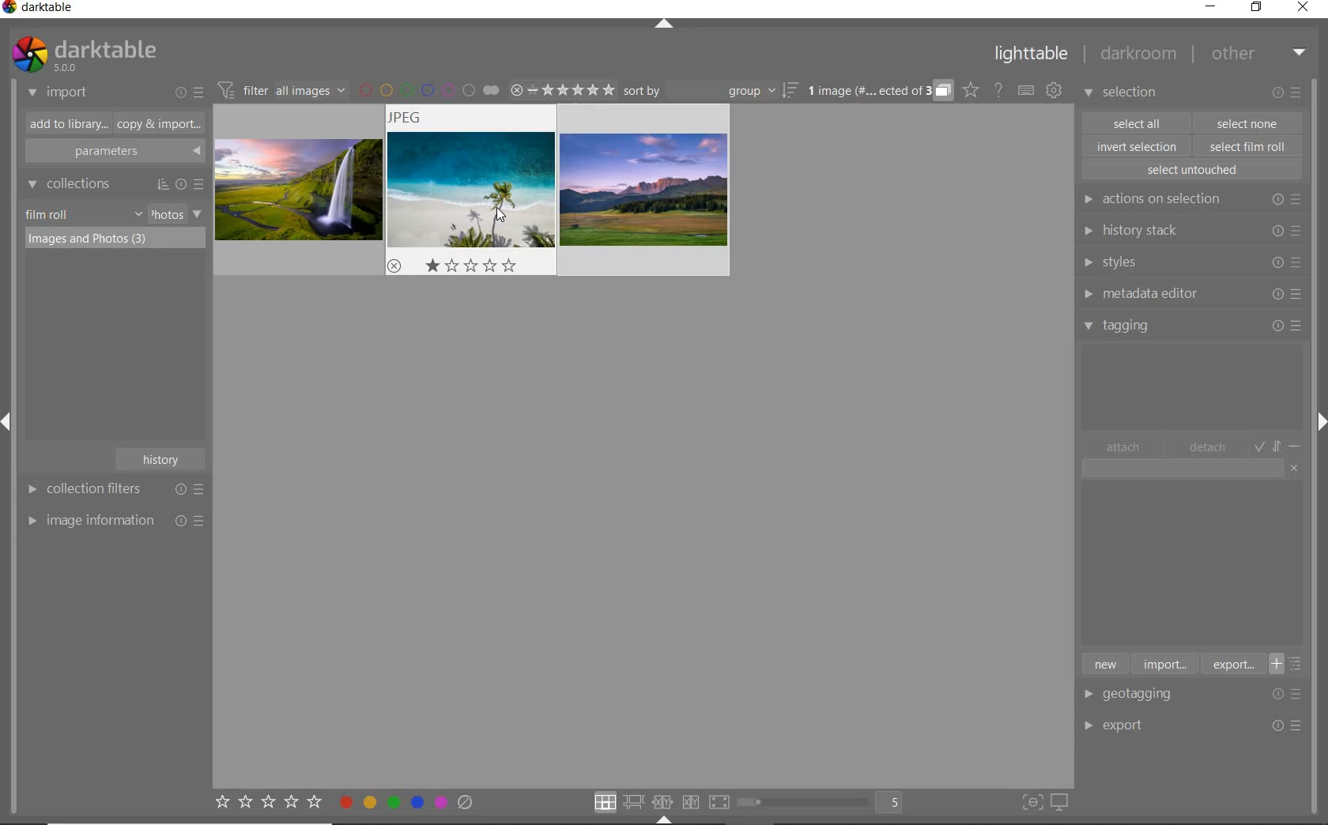  What do you see at coordinates (998, 89) in the screenshot?
I see `help online` at bounding box center [998, 89].